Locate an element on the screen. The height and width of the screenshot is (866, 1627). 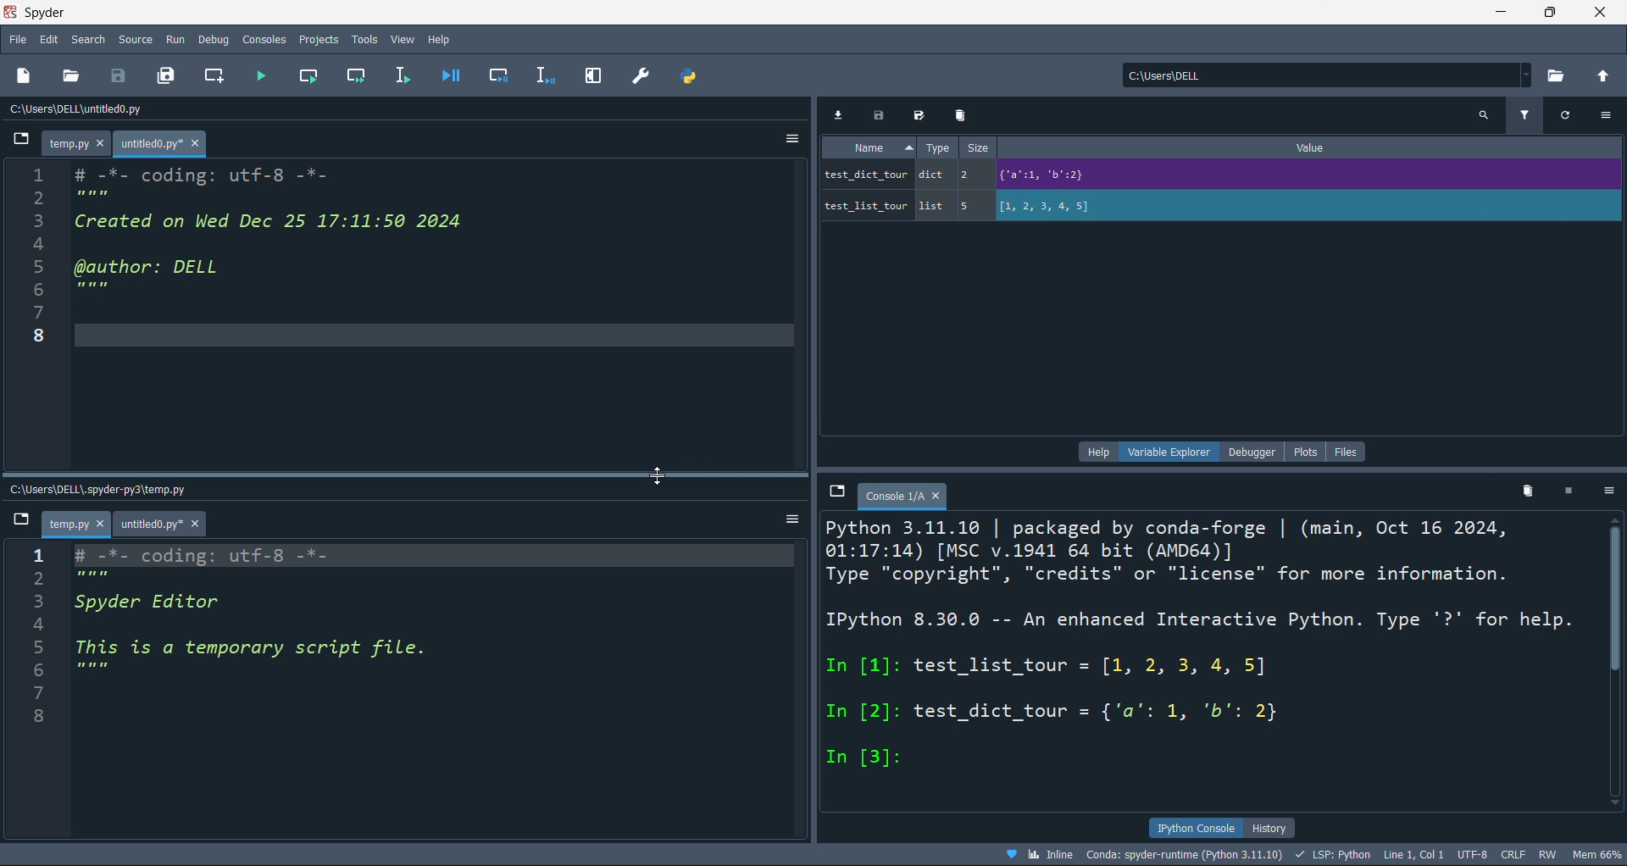
3 Created on Wed Dec 25 17:11:50 2024 is located at coordinates (258, 221).